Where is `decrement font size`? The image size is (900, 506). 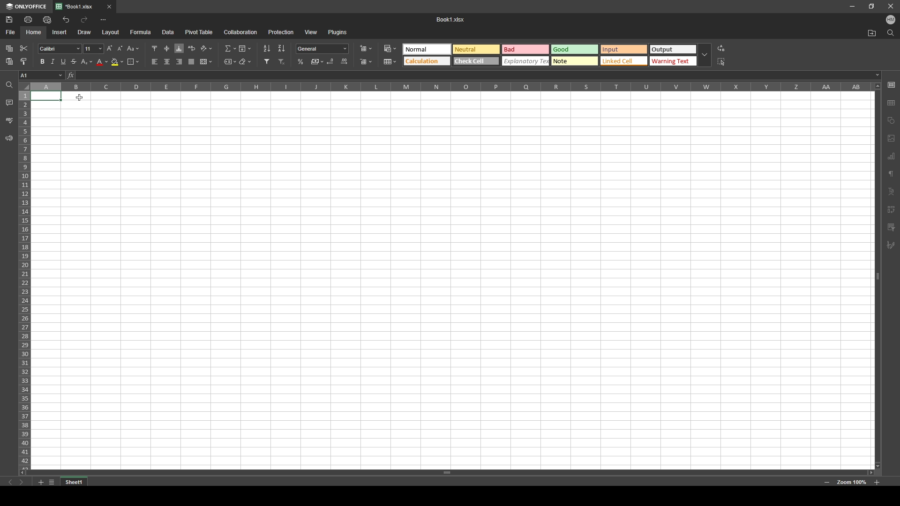 decrement font size is located at coordinates (120, 49).